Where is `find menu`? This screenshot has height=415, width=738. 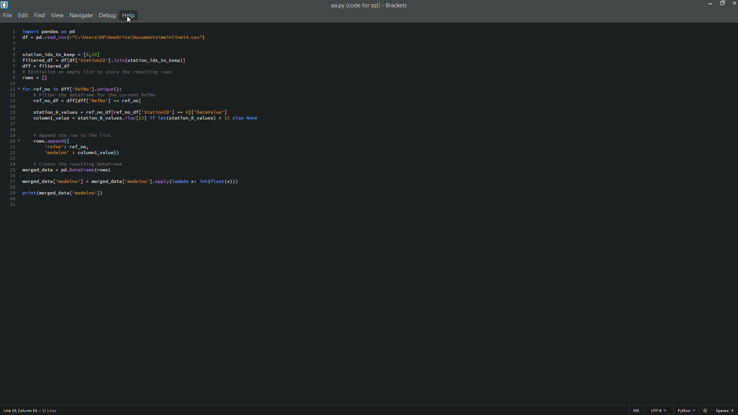 find menu is located at coordinates (40, 15).